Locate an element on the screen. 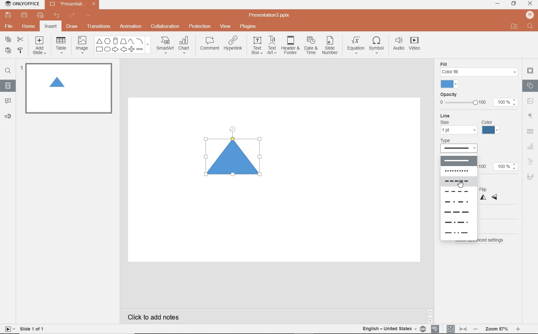 This screenshot has height=334, width=538. ADD SLIDE is located at coordinates (40, 47).